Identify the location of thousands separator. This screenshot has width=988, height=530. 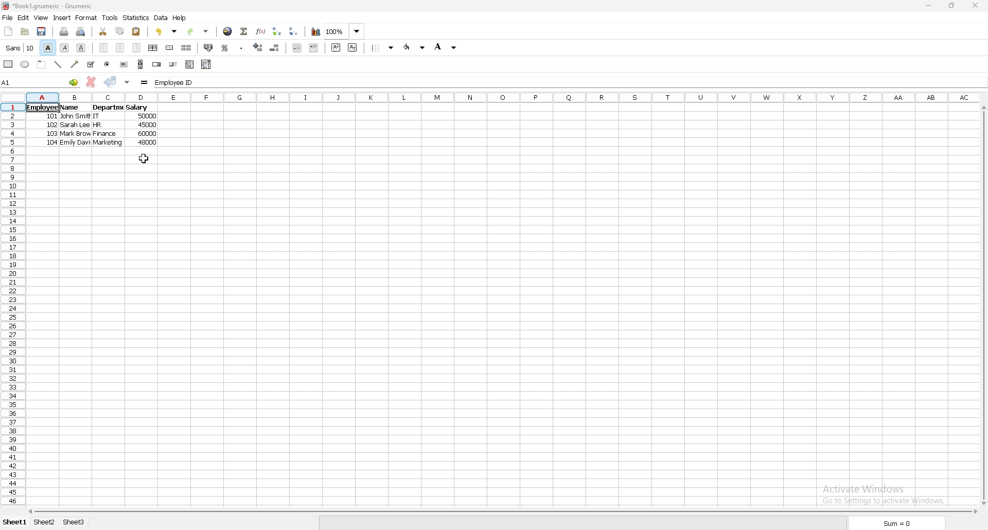
(241, 47).